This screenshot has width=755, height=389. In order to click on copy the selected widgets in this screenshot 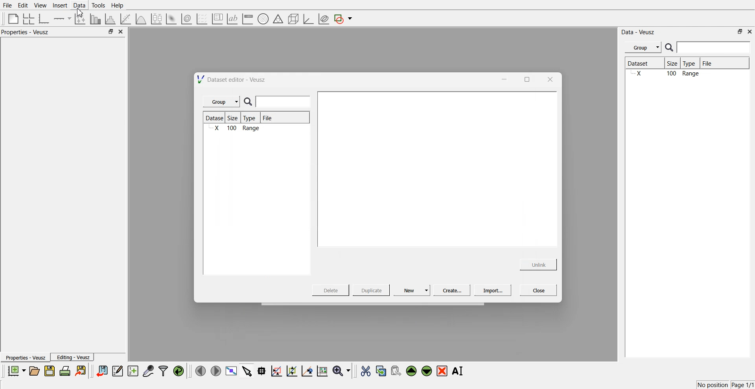, I will do `click(381, 371)`.